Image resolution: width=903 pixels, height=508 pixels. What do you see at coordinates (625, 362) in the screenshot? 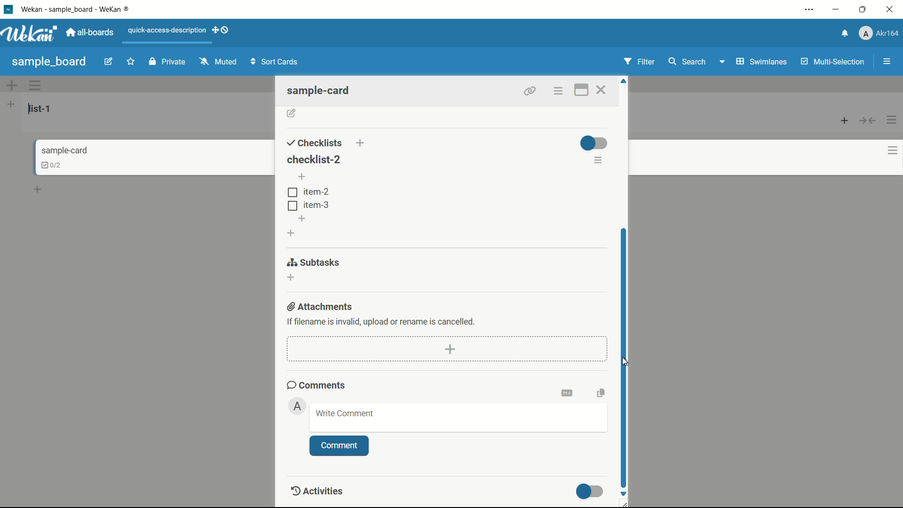
I see `button` at bounding box center [625, 362].